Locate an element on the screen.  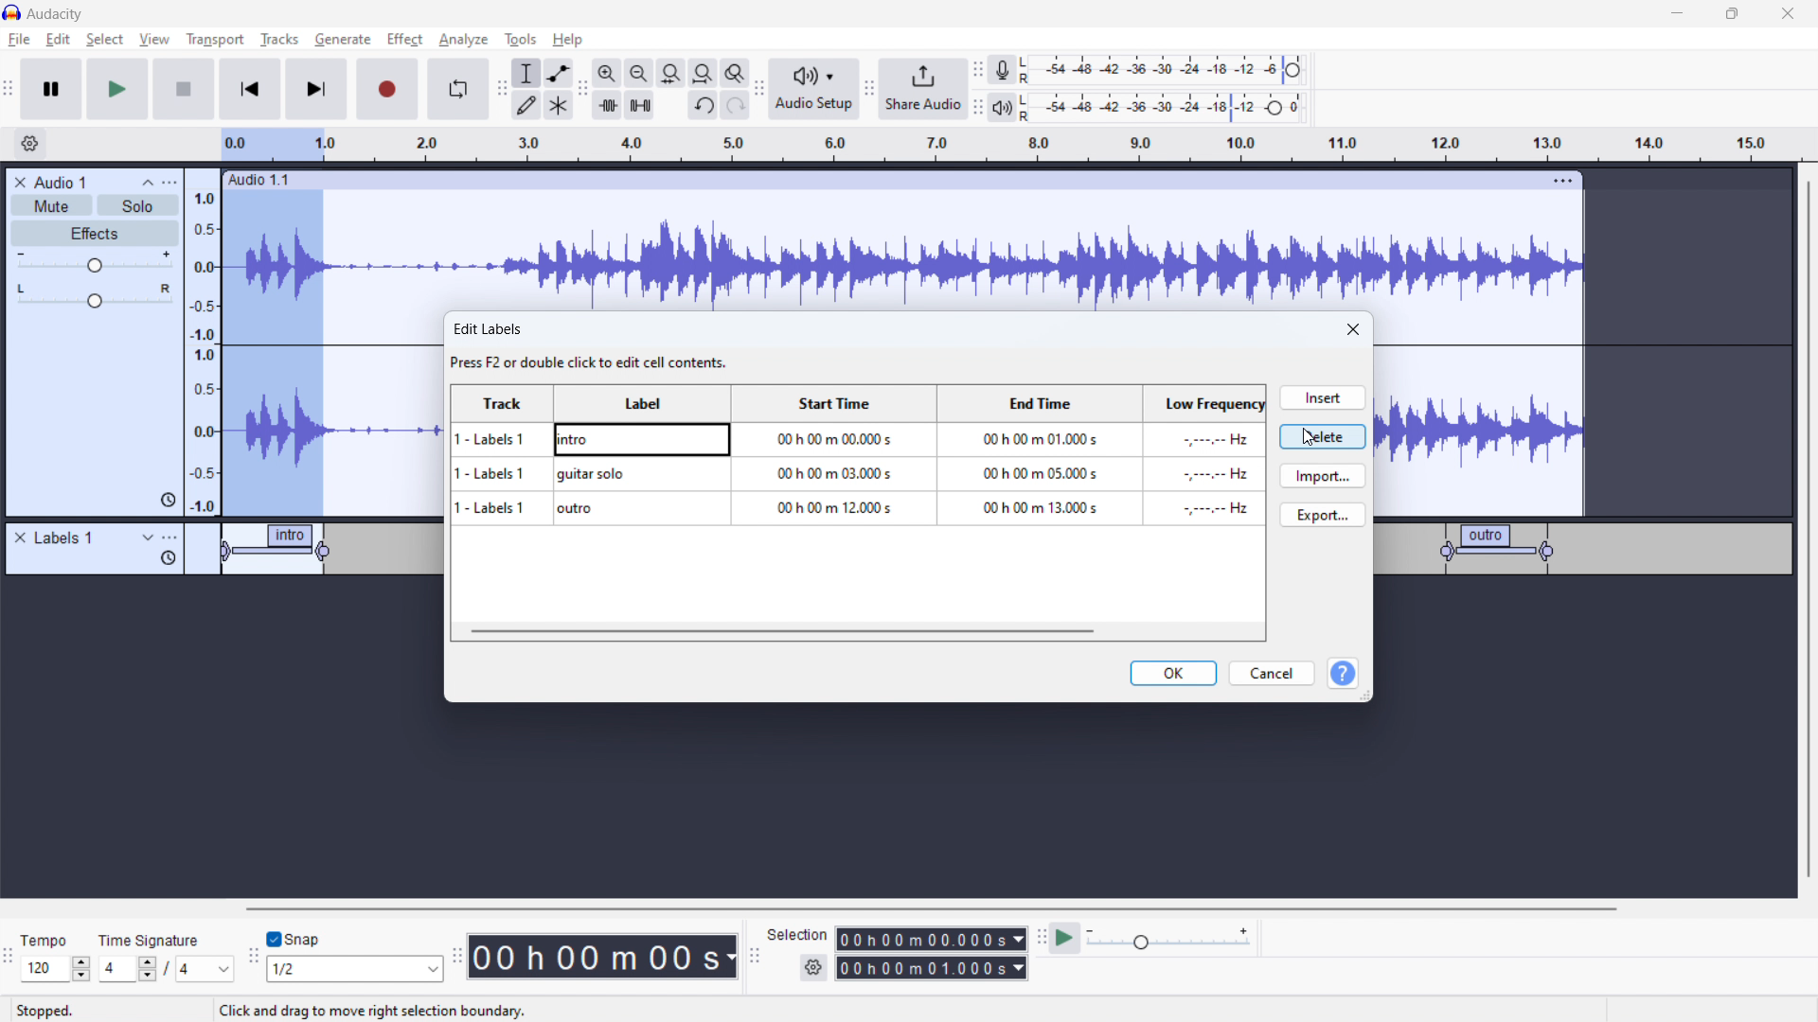
history is located at coordinates (168, 501).